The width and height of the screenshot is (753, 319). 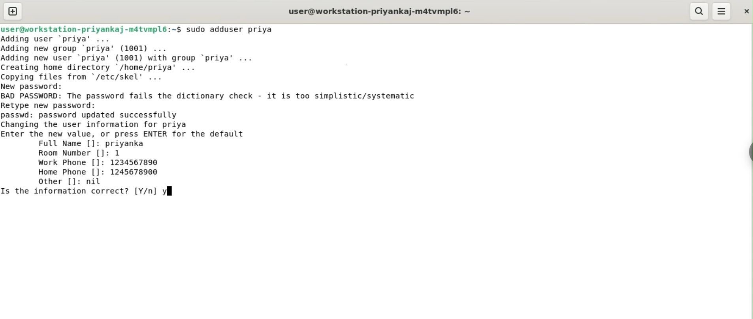 What do you see at coordinates (79, 193) in the screenshot?
I see `is thie information correct? [Y/n]` at bounding box center [79, 193].